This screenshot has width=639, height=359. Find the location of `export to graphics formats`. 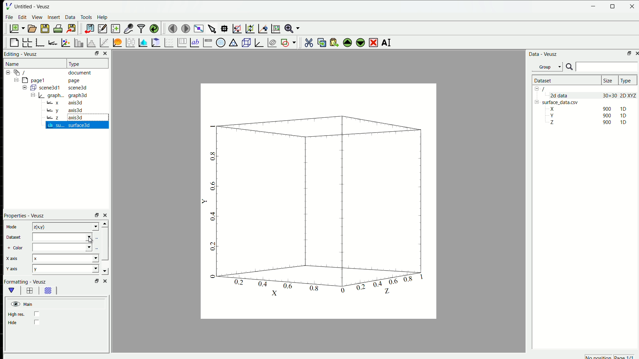

export to graphics formats is located at coordinates (72, 28).